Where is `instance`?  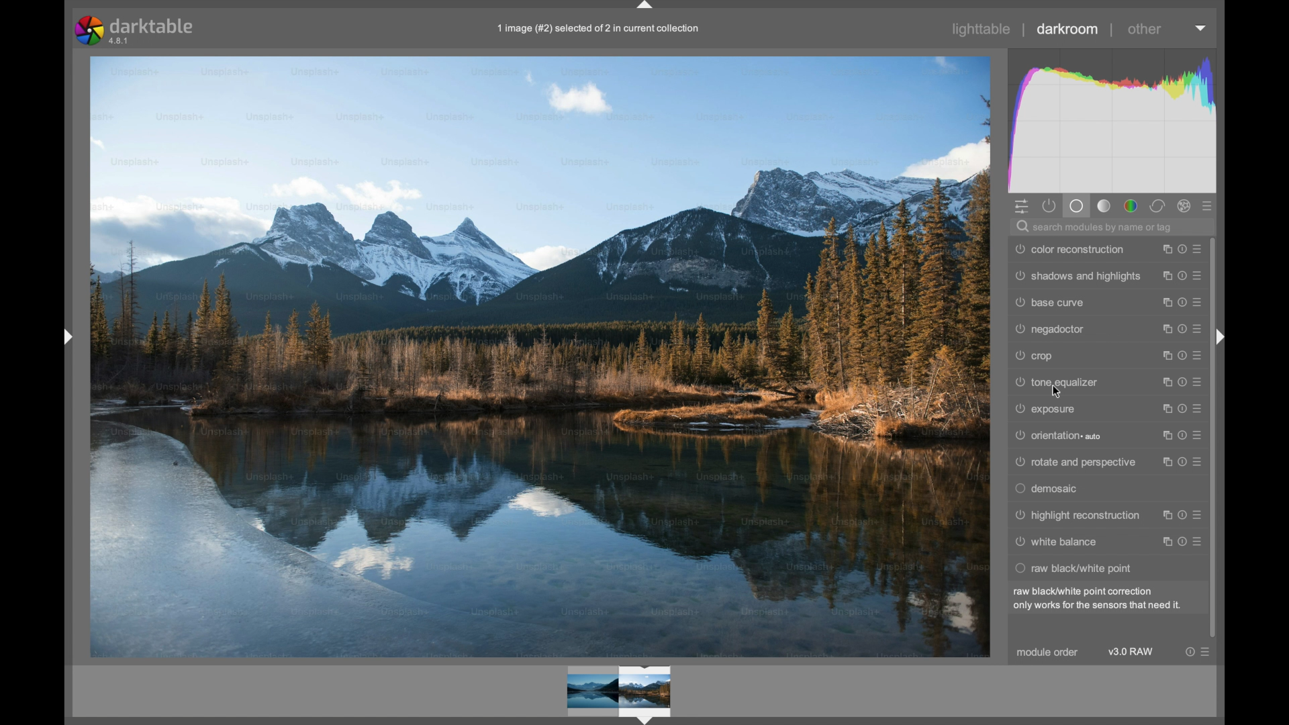
instance is located at coordinates (1163, 355).